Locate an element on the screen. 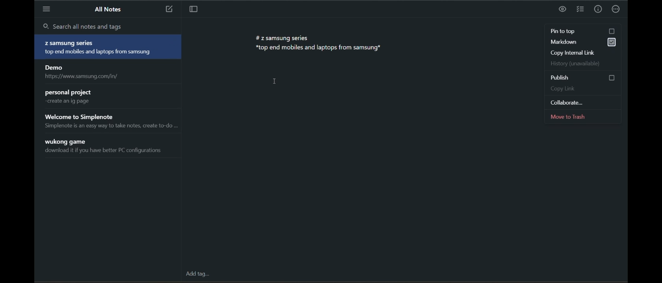  collaborate... is located at coordinates (583, 101).